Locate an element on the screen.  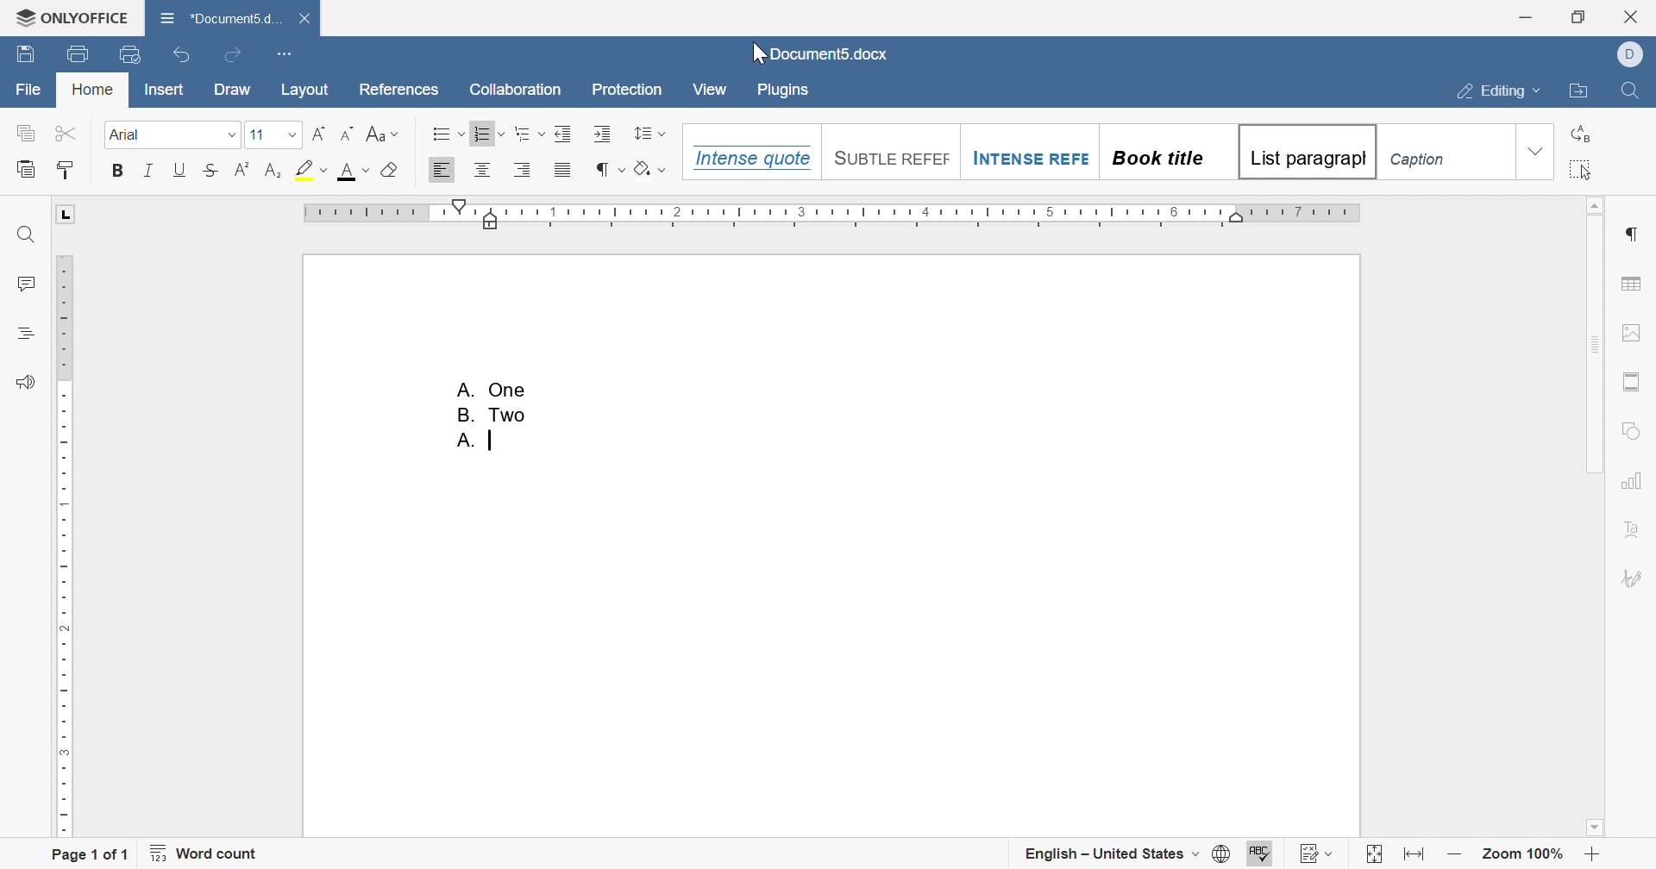
references is located at coordinates (403, 91).